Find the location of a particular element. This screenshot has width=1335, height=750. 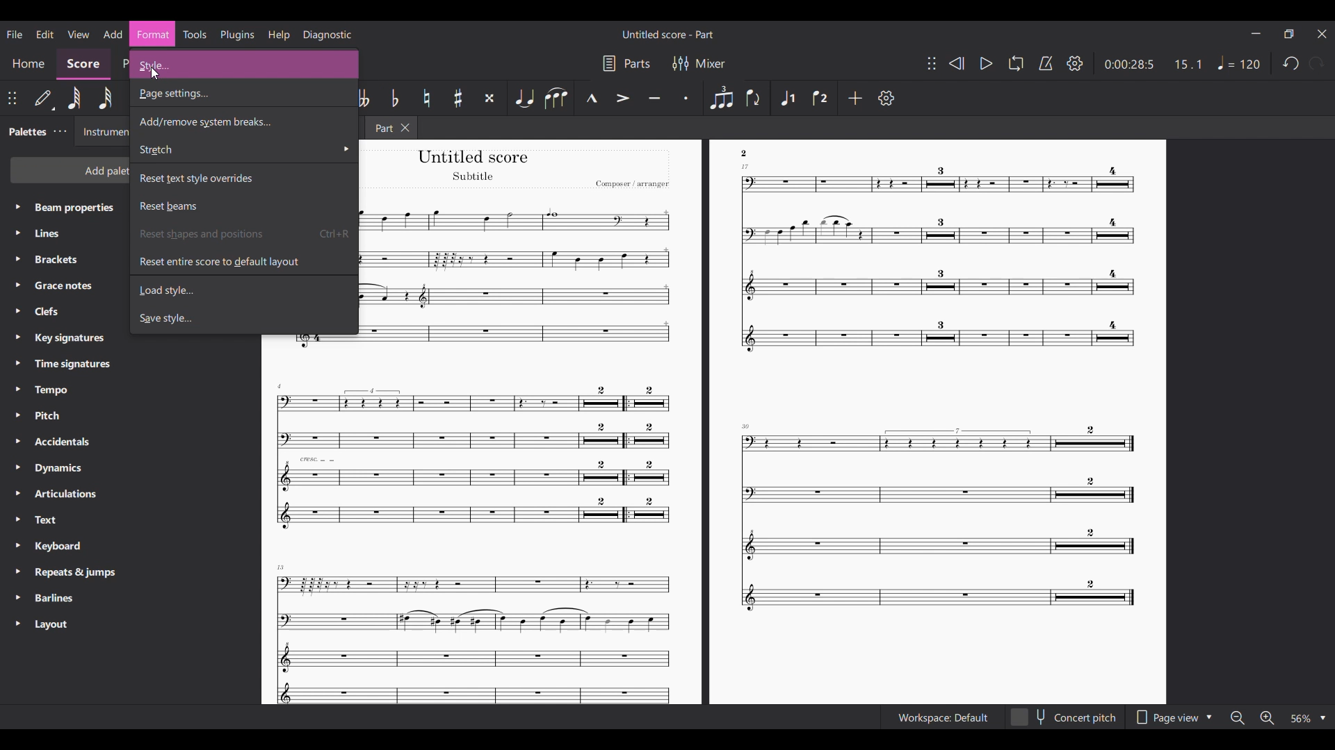

Keyboard is located at coordinates (60, 547).